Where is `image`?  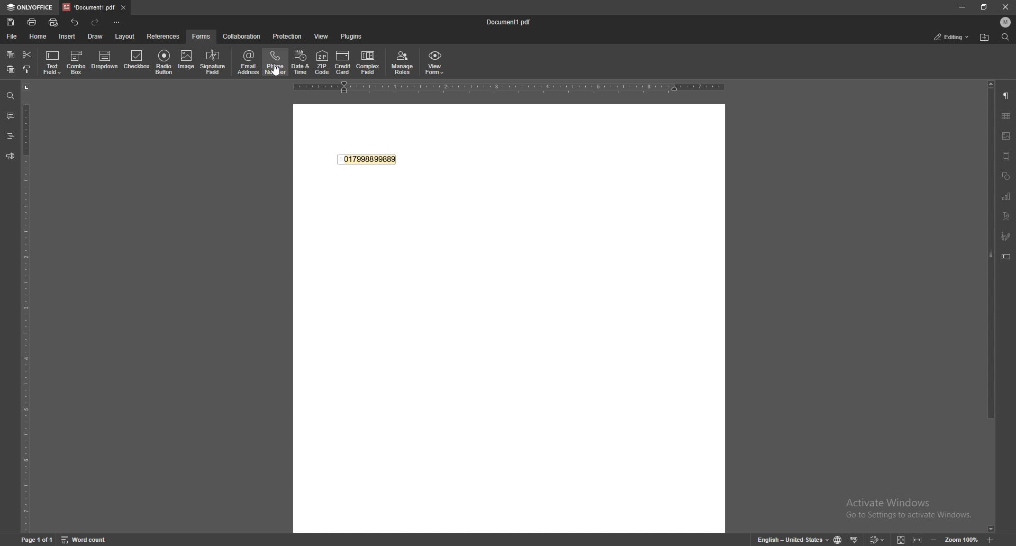 image is located at coordinates (187, 61).